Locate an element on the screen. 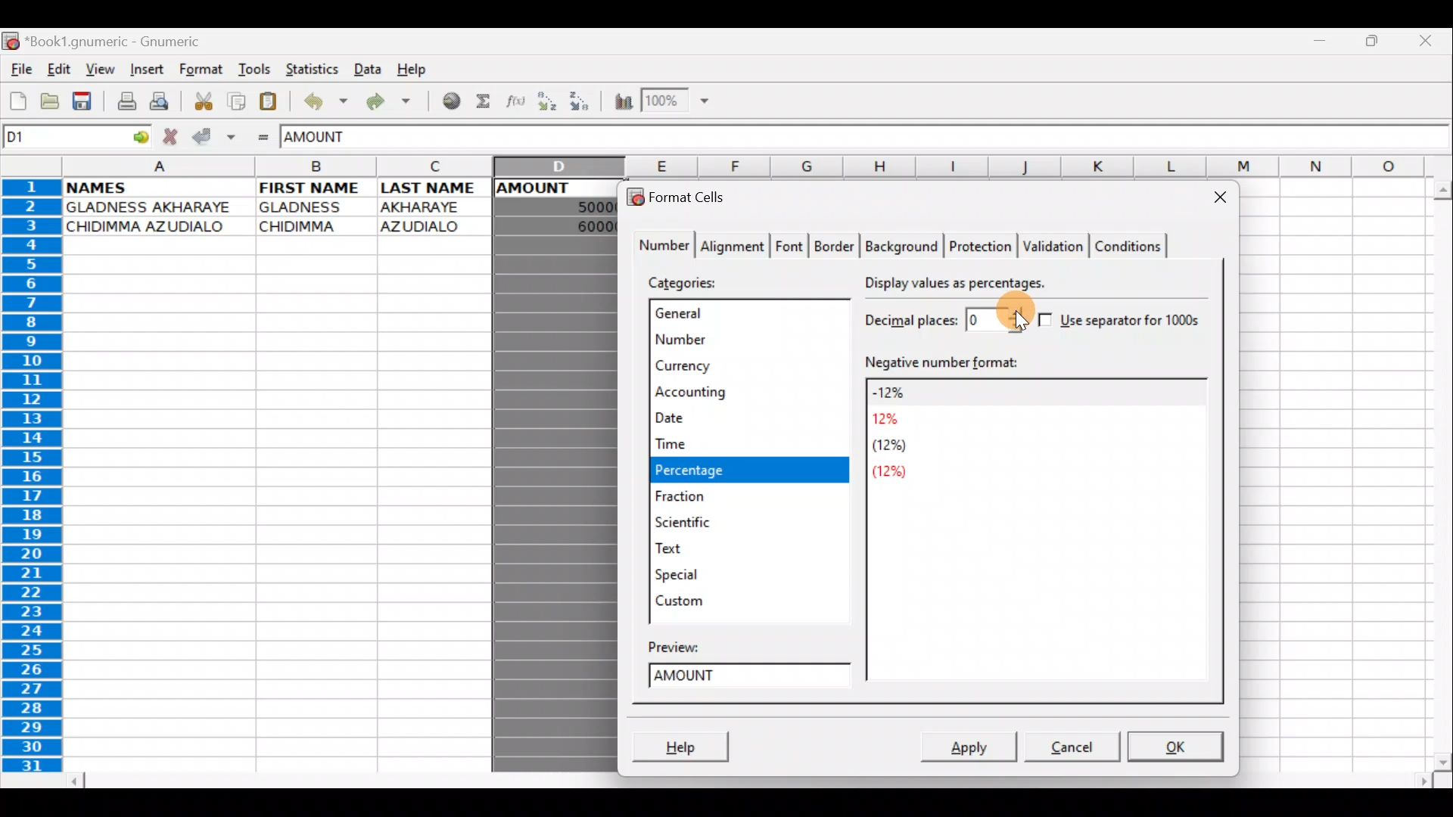  General is located at coordinates (737, 315).